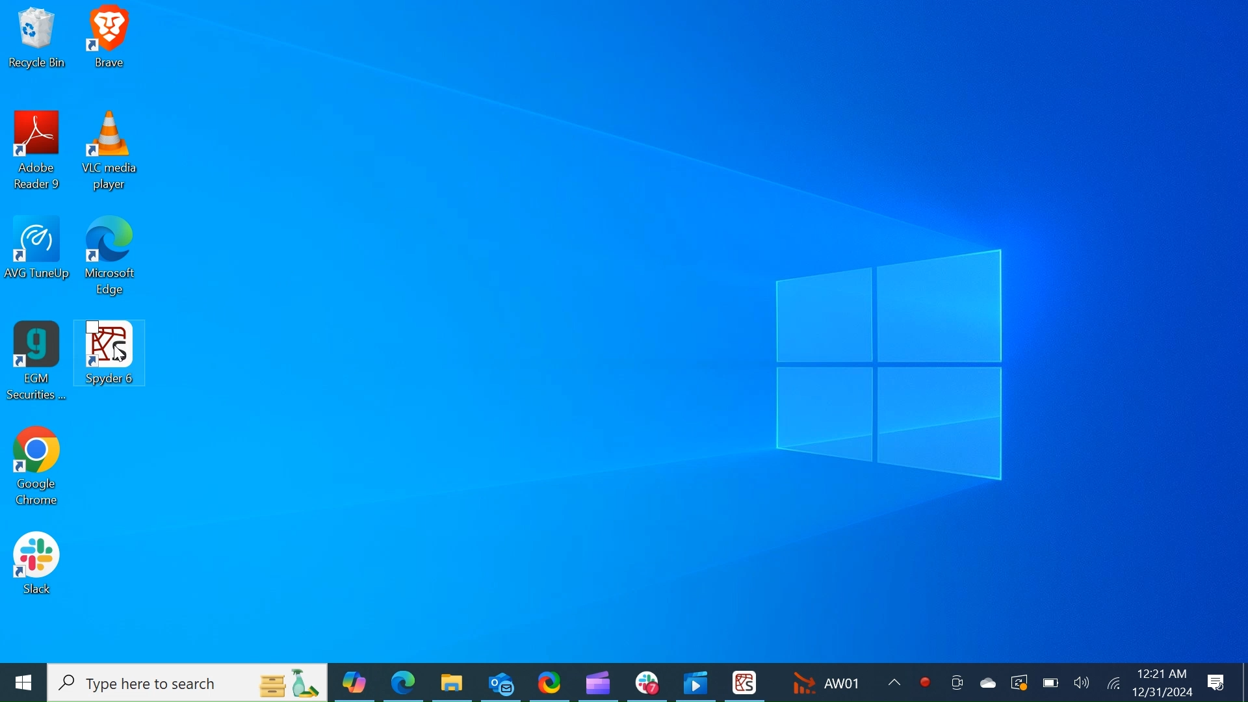 This screenshot has height=702, width=1248. I want to click on Type here to search, so click(188, 683).